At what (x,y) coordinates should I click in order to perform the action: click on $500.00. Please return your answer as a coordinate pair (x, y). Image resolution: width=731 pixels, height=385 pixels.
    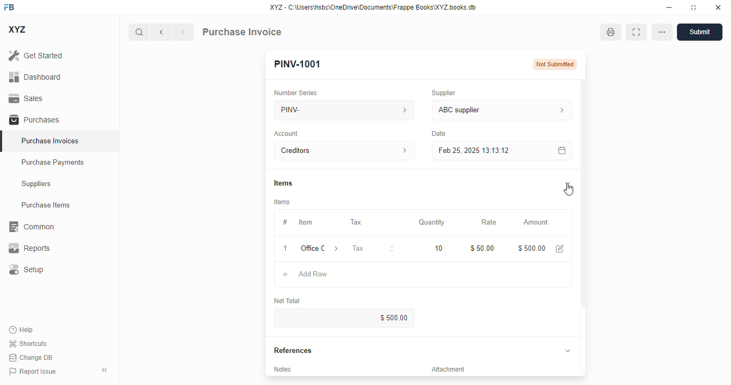
    Looking at the image, I should click on (345, 318).